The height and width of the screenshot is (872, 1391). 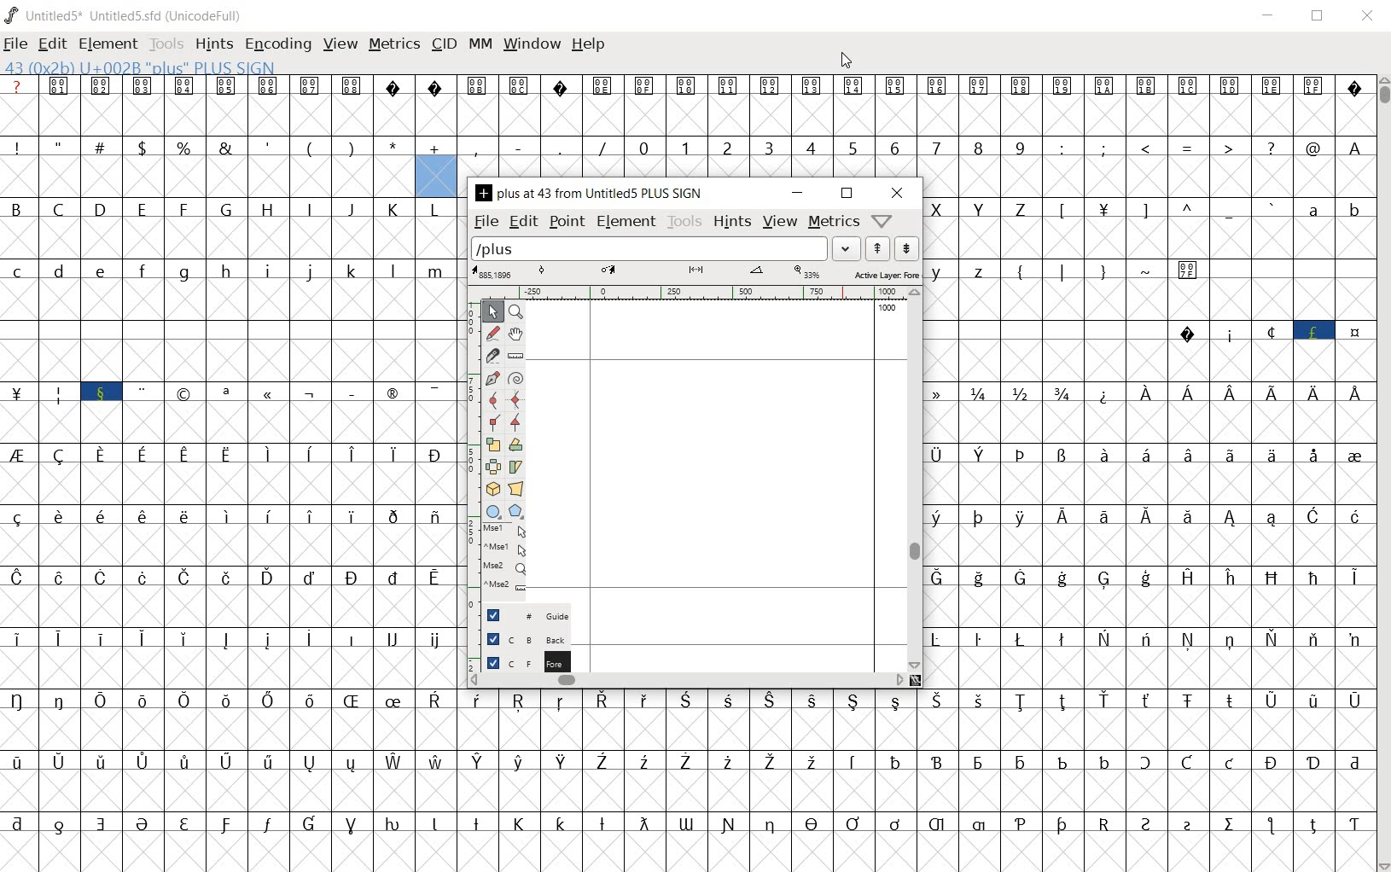 I want to click on Help/Window, so click(x=884, y=221).